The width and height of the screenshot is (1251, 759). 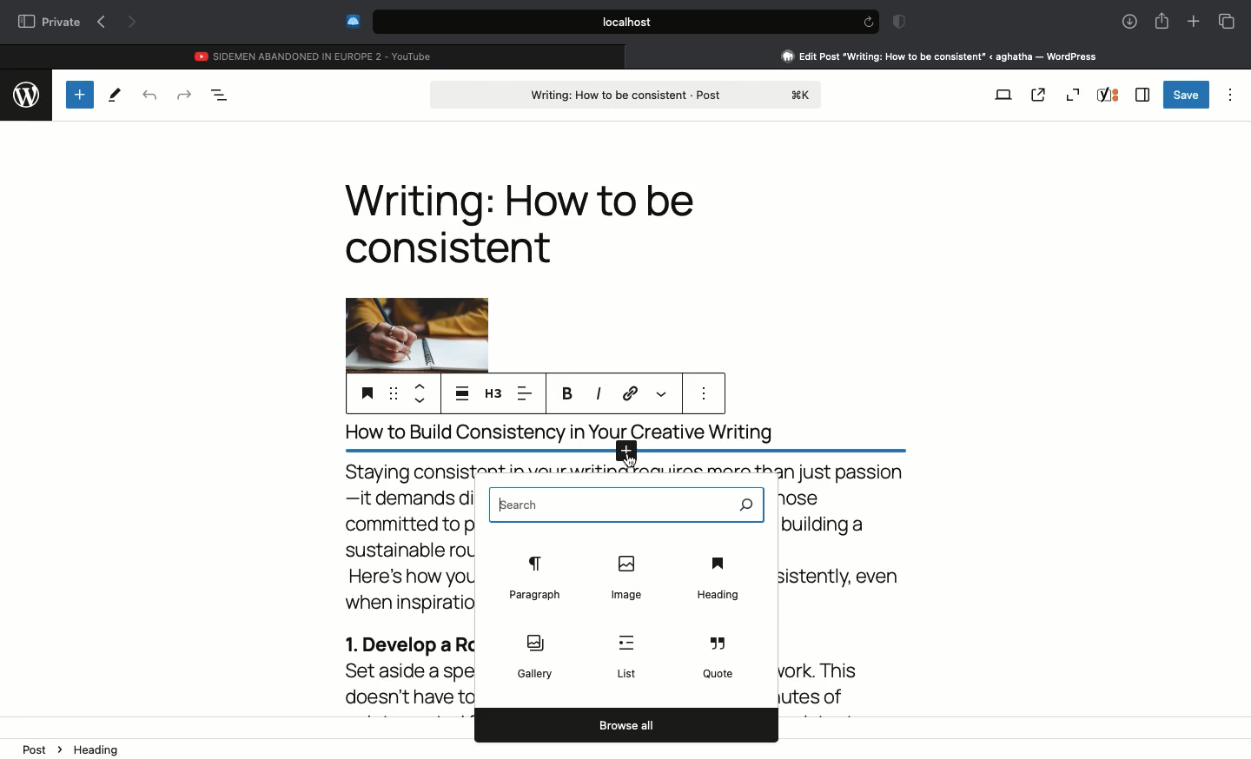 I want to click on Previous page, so click(x=101, y=23).